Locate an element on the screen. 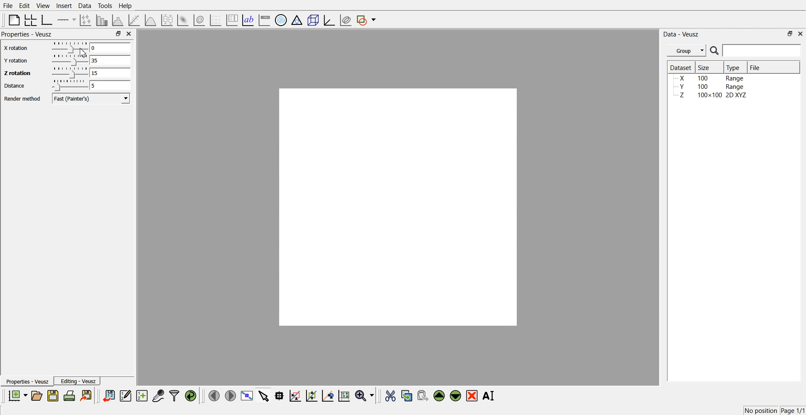  Import dataset from veusz is located at coordinates (109, 395).